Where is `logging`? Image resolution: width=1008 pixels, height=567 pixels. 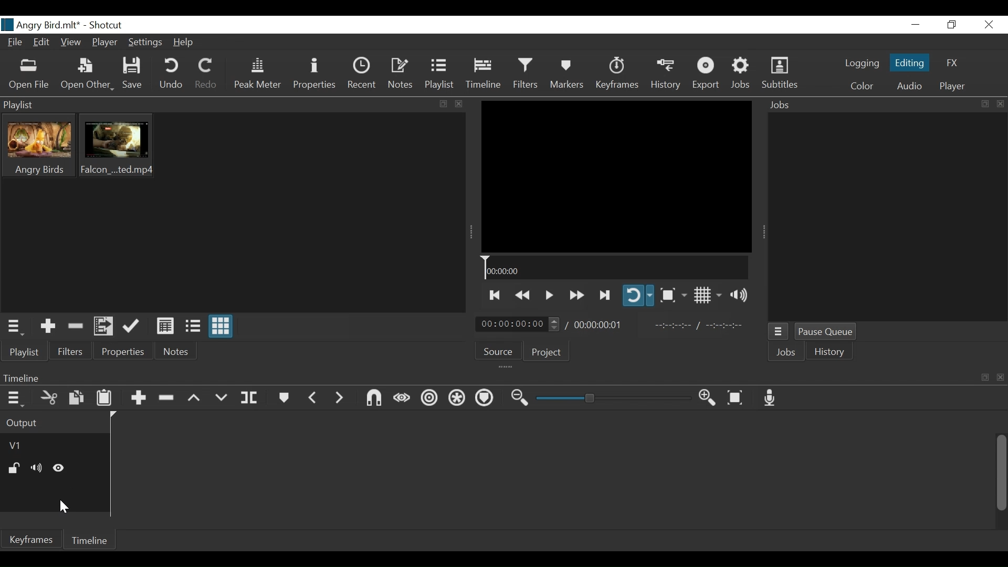
logging is located at coordinates (863, 64).